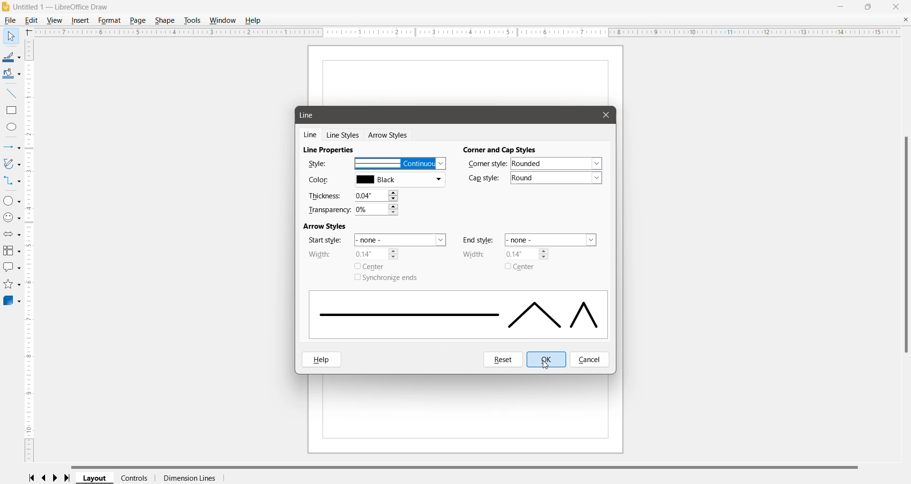 The height and width of the screenshot is (484, 911). What do you see at coordinates (323, 255) in the screenshot?
I see `Width` at bounding box center [323, 255].